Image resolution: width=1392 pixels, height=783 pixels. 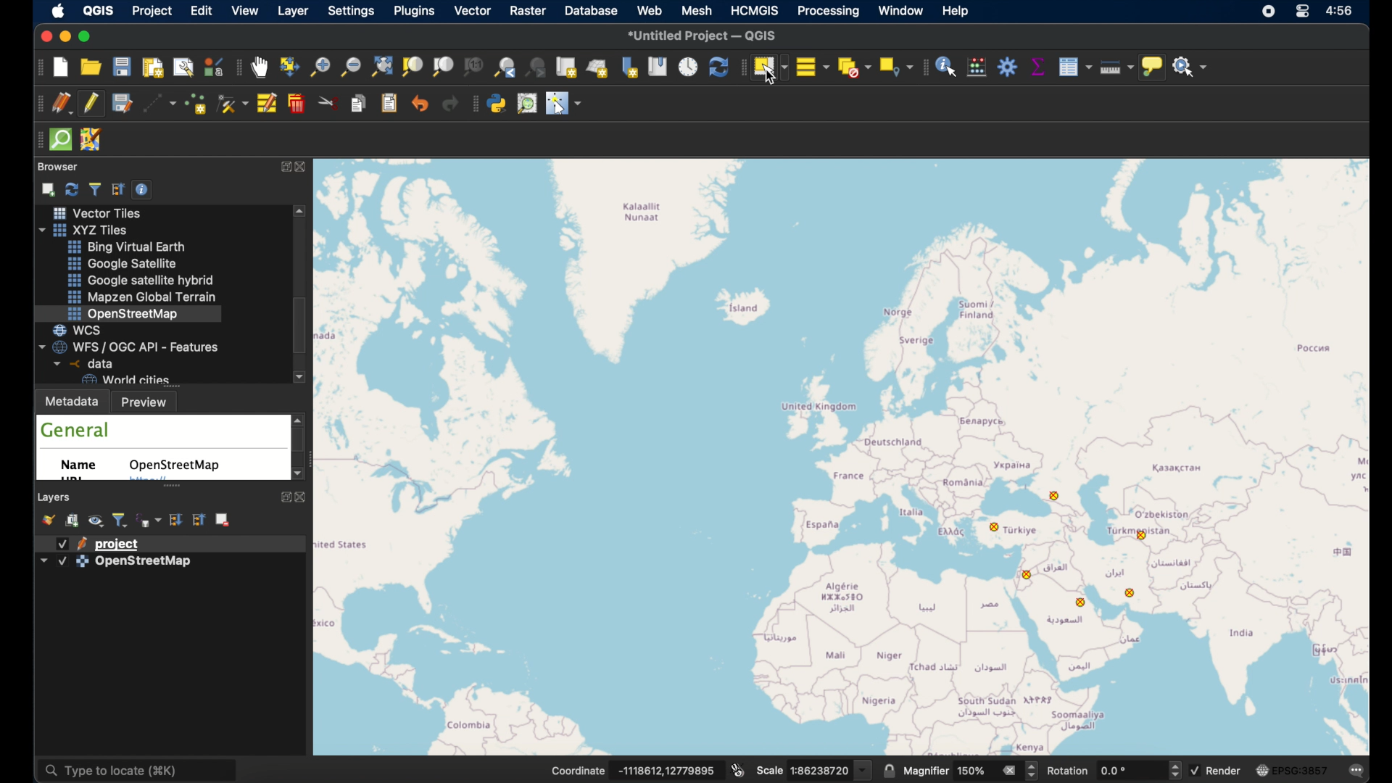 I want to click on quick osm, so click(x=60, y=140).